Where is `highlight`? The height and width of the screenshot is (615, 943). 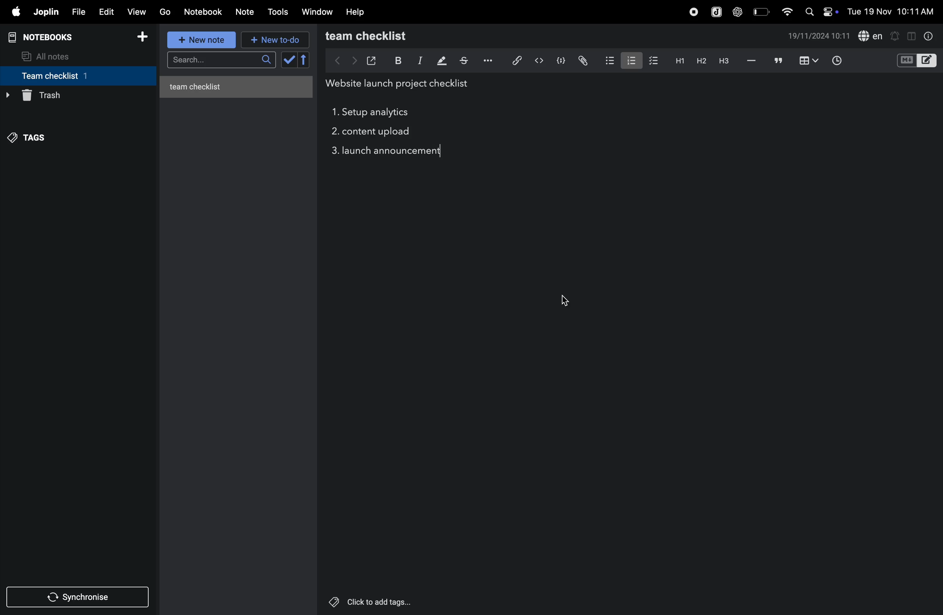 highlight is located at coordinates (441, 61).